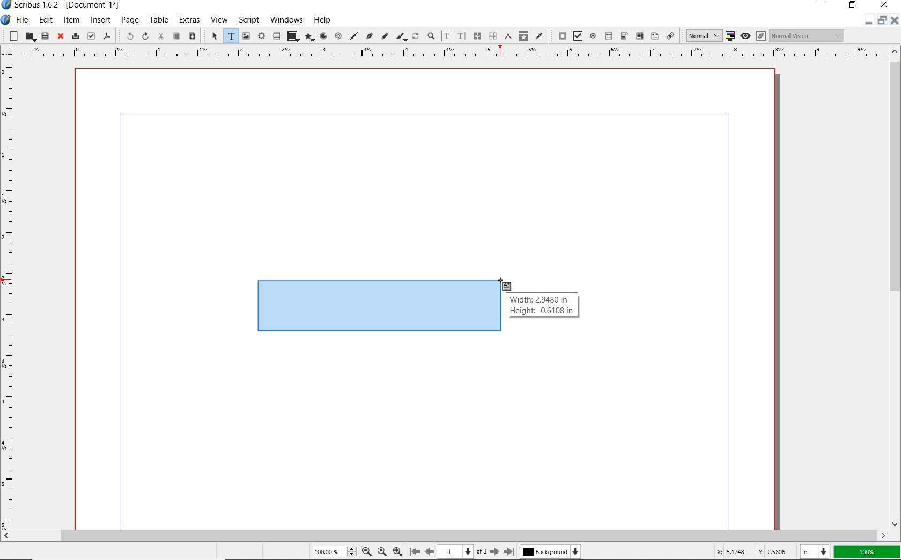 The width and height of the screenshot is (901, 560). I want to click on line, so click(353, 35).